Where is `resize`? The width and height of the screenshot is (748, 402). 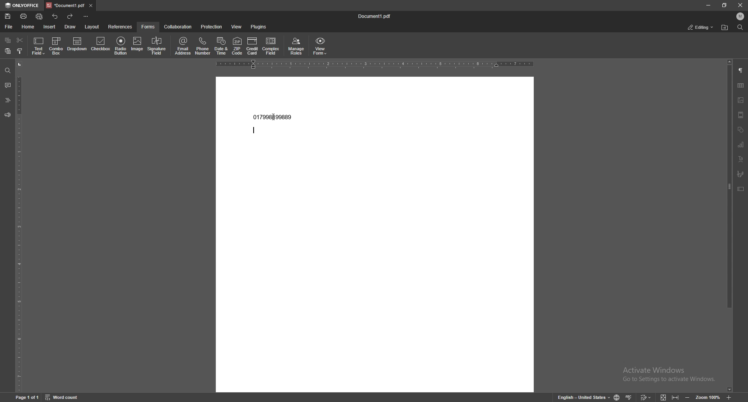 resize is located at coordinates (725, 5).